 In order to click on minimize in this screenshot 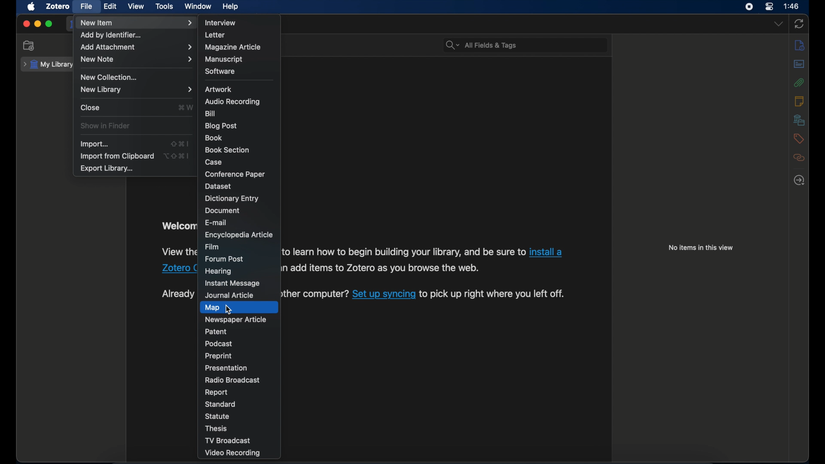, I will do `click(37, 24)`.